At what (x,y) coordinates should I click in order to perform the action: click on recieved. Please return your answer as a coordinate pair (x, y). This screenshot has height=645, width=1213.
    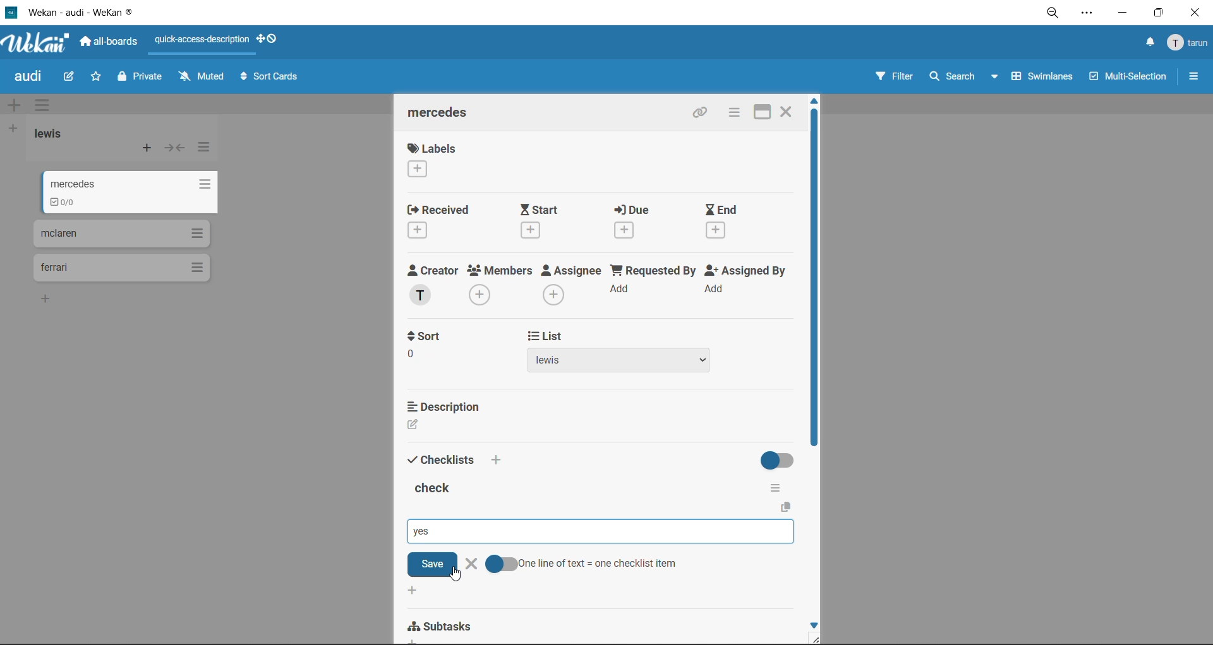
    Looking at the image, I should click on (440, 223).